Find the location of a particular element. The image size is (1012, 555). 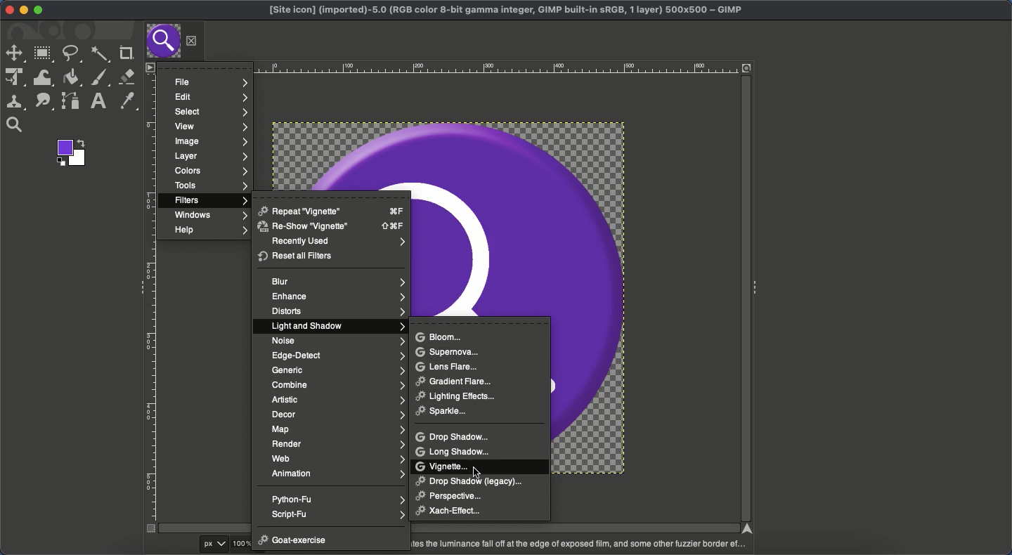

Colors is located at coordinates (209, 171).